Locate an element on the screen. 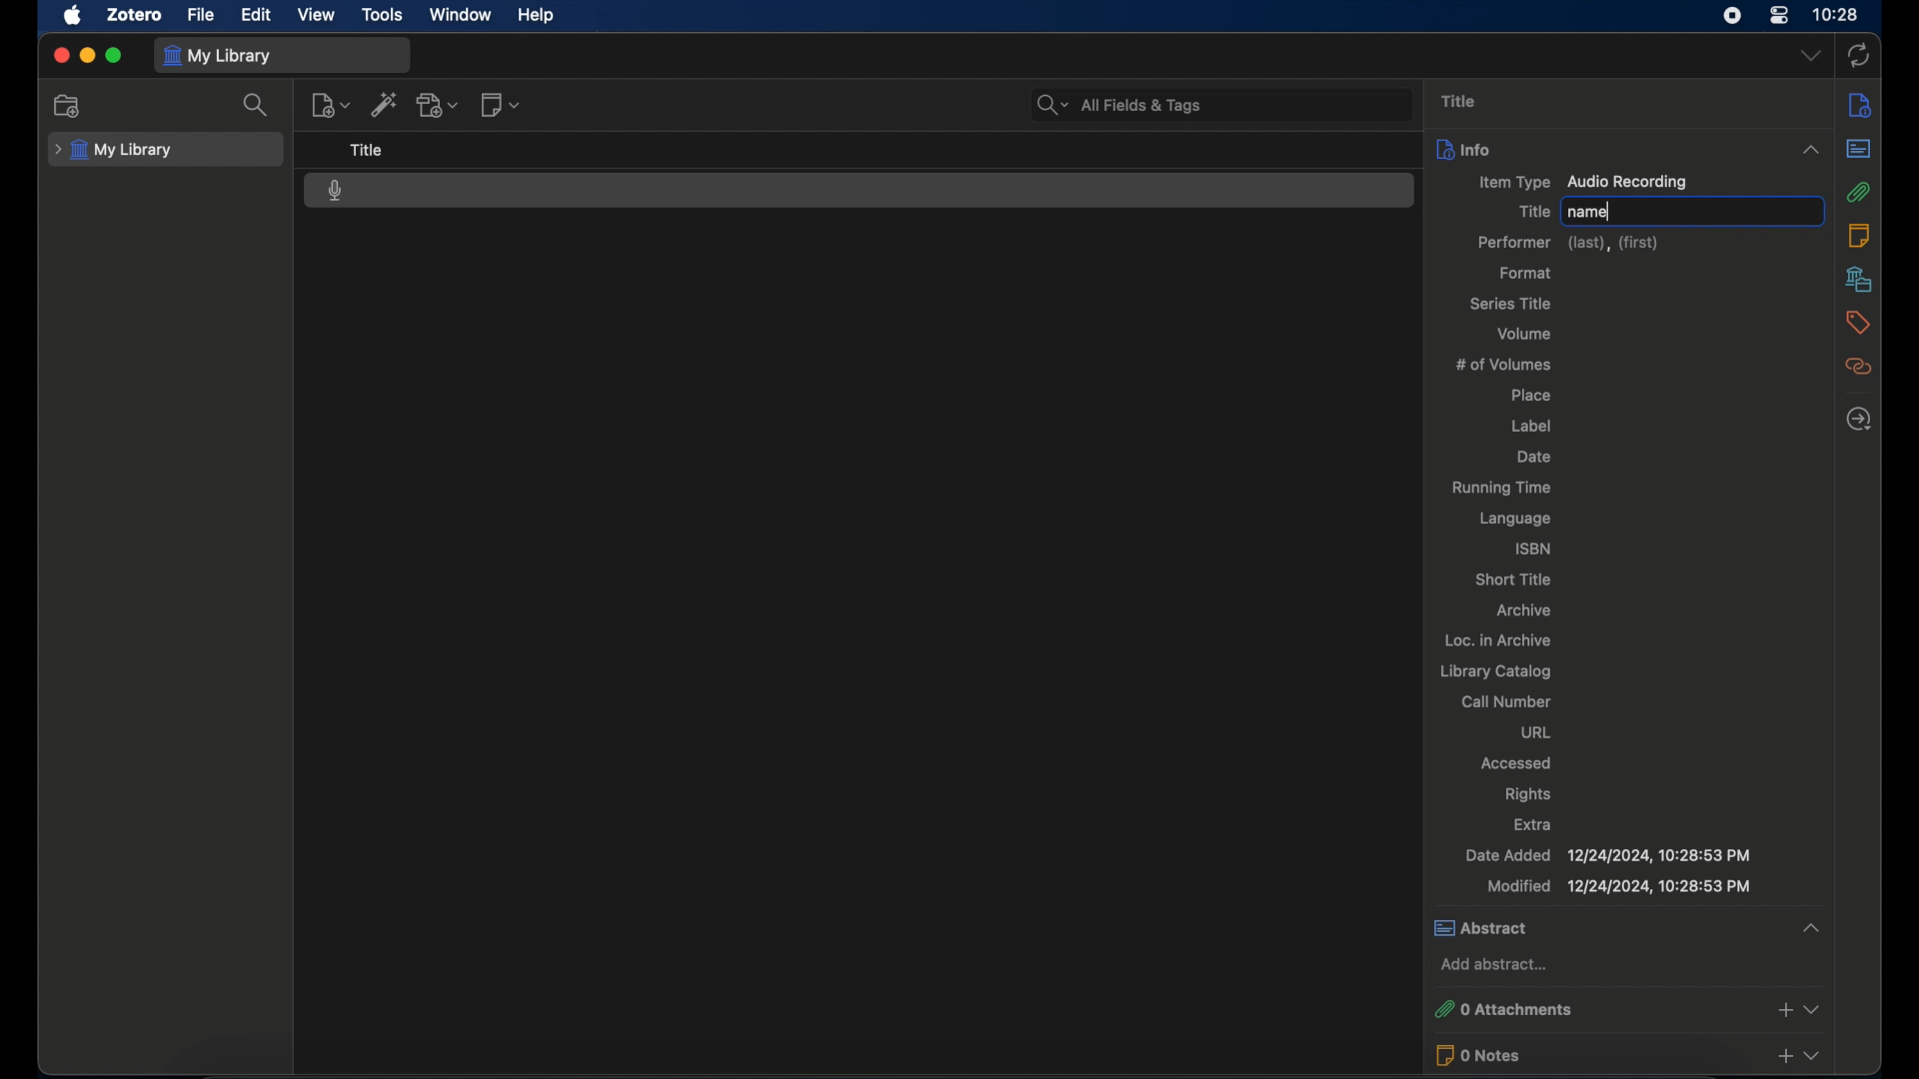 The image size is (1919, 1079). file is located at coordinates (200, 15).